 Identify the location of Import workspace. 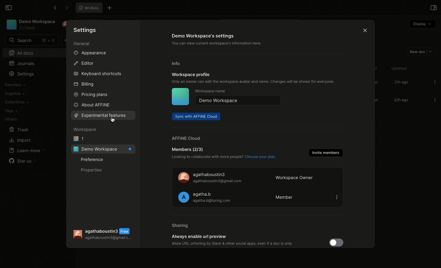
(29, 84).